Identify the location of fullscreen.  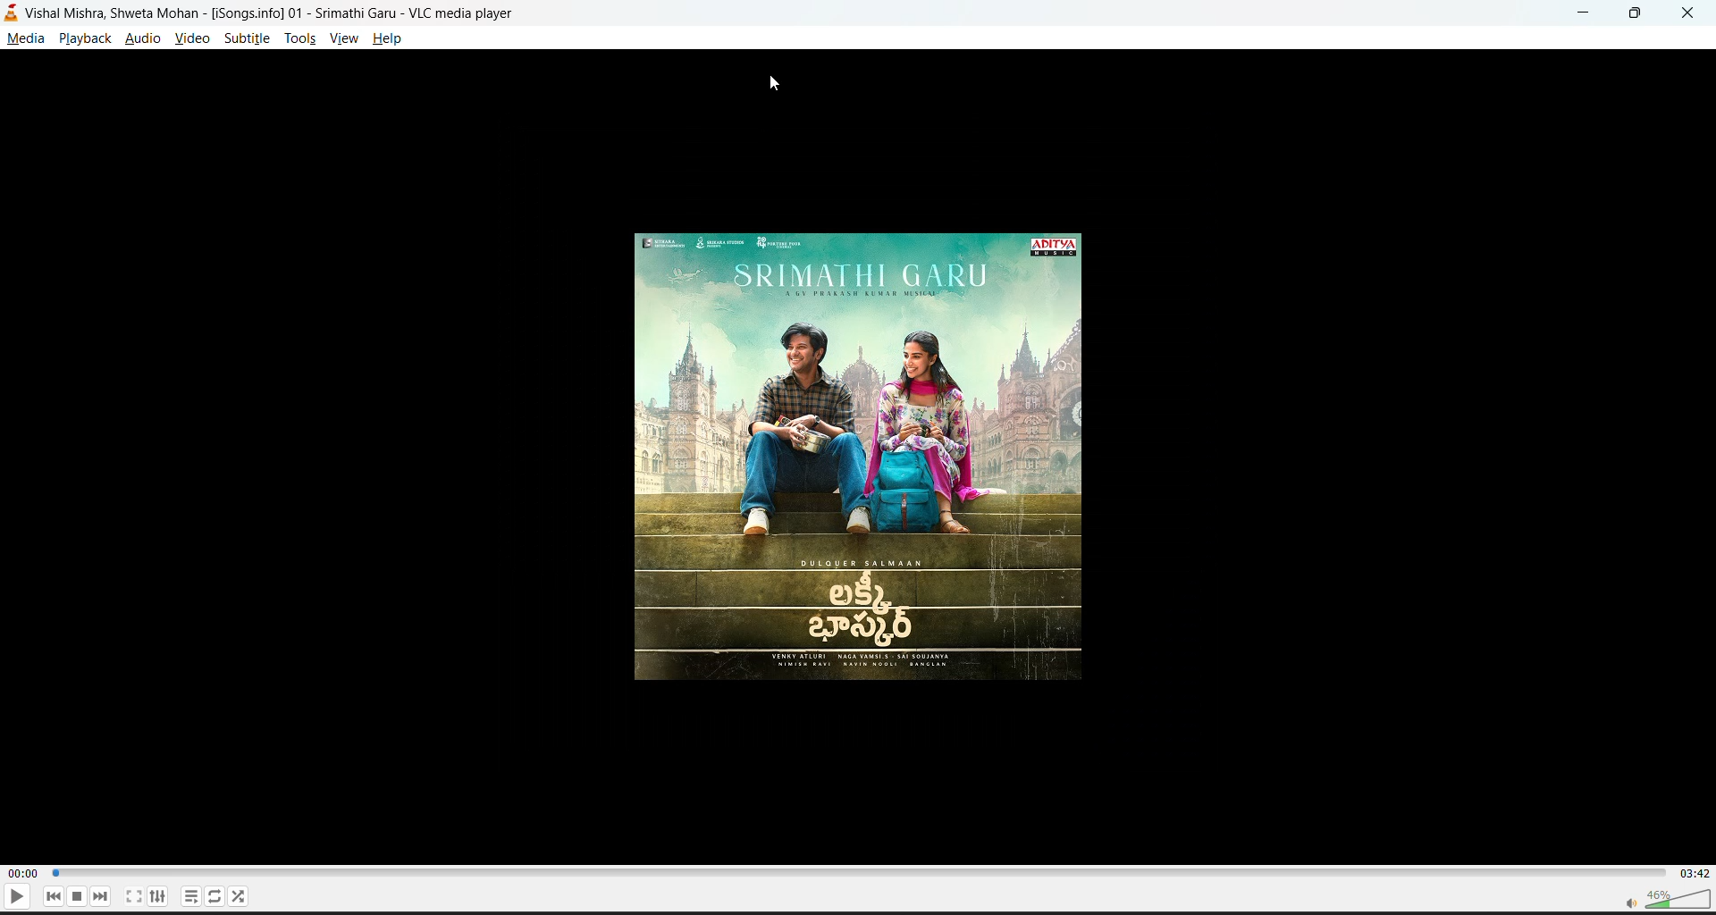
(131, 896).